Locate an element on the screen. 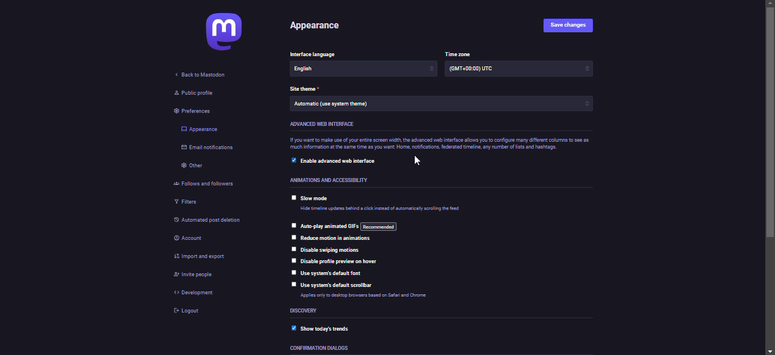 The width and height of the screenshot is (775, 355). click to select is located at coordinates (293, 250).